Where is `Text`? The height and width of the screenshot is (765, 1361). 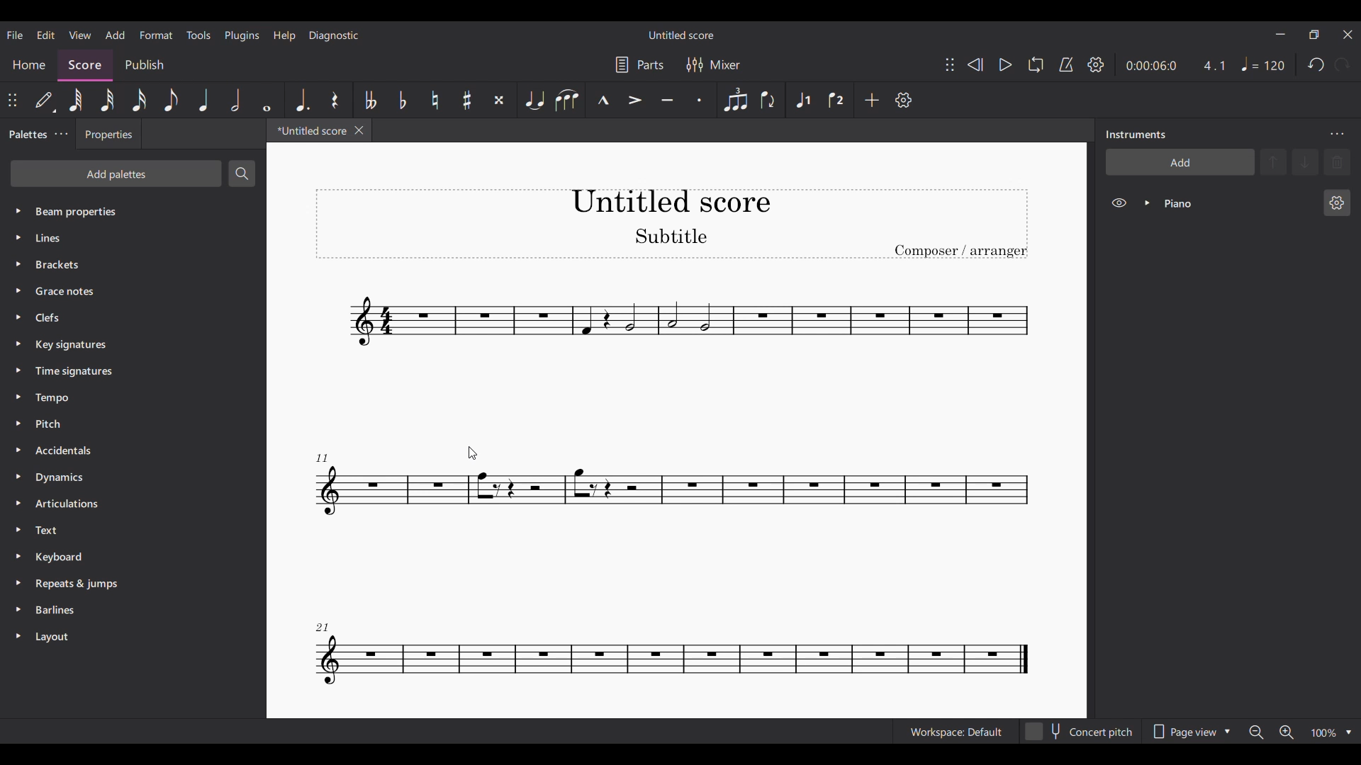 Text is located at coordinates (121, 530).